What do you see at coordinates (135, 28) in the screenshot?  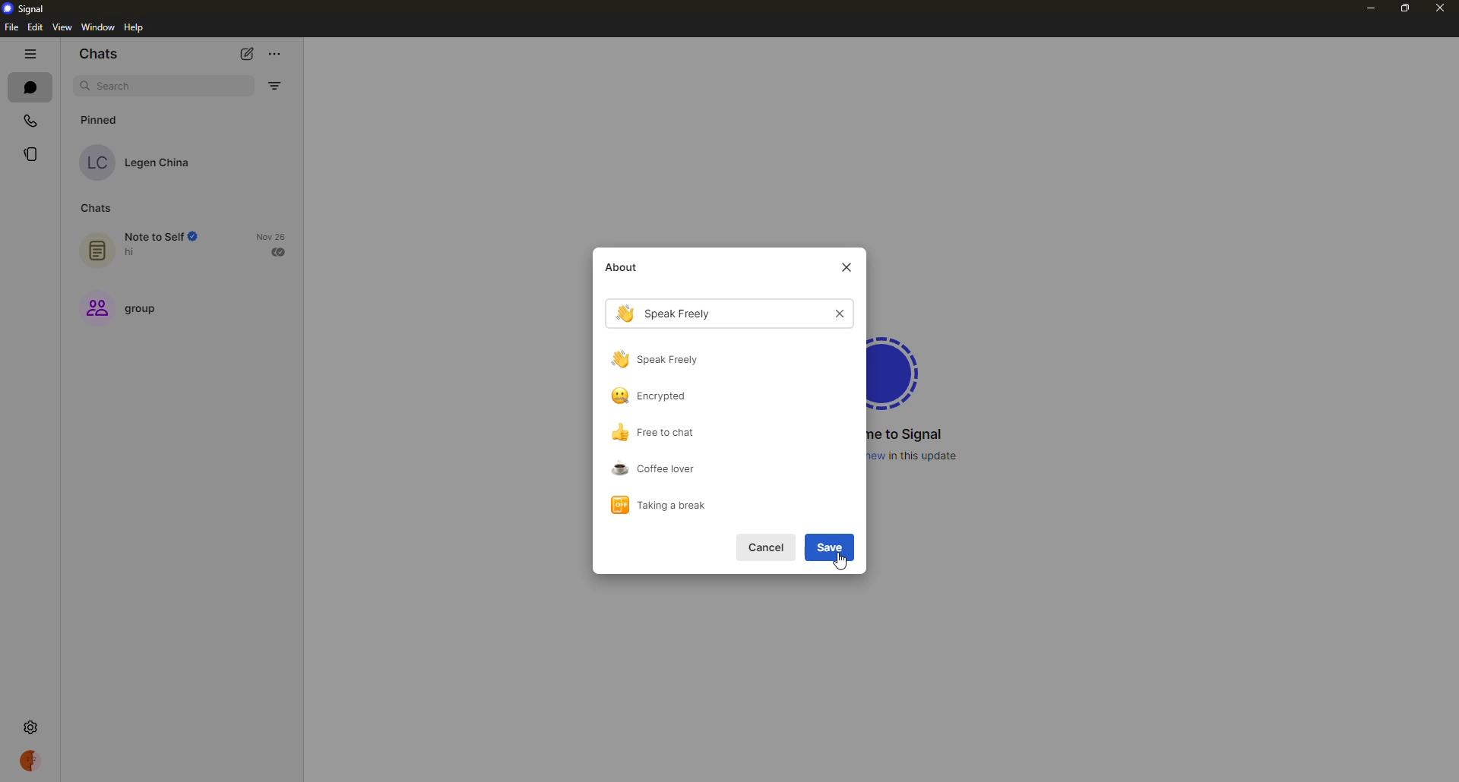 I see `help` at bounding box center [135, 28].